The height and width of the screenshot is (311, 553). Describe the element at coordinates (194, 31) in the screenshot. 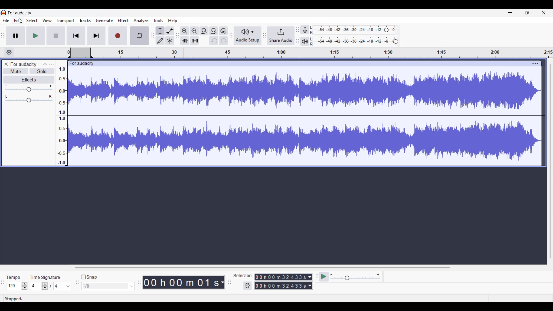

I see `Zoom out` at that location.